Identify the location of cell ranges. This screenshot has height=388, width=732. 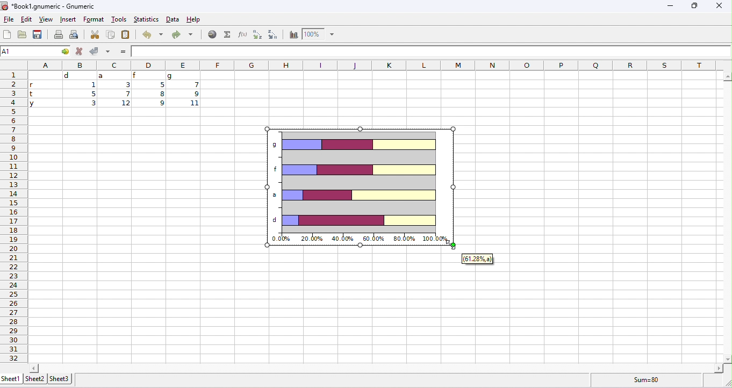
(116, 92).